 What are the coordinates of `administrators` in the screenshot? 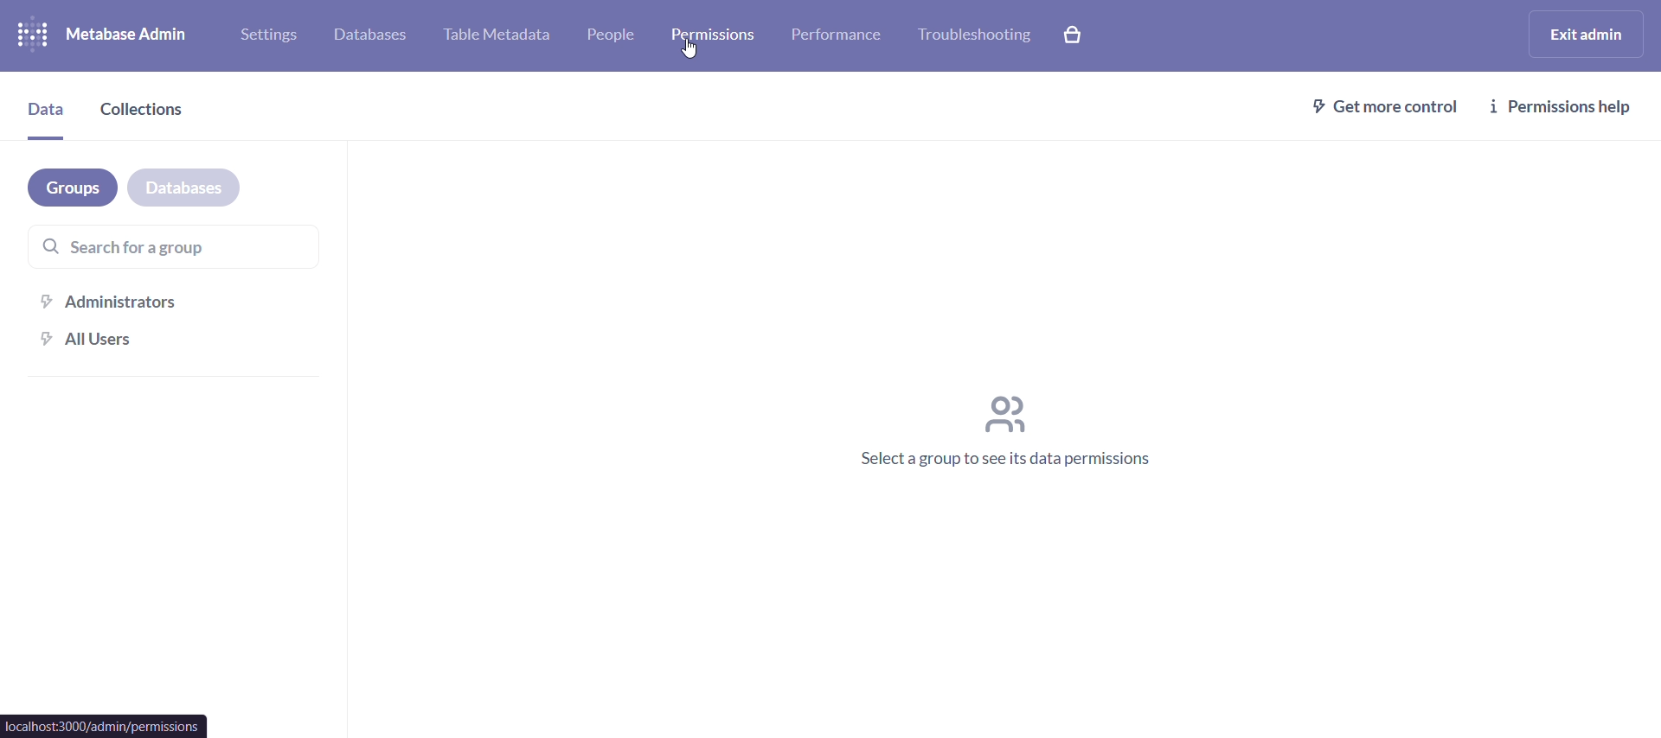 It's located at (184, 298).